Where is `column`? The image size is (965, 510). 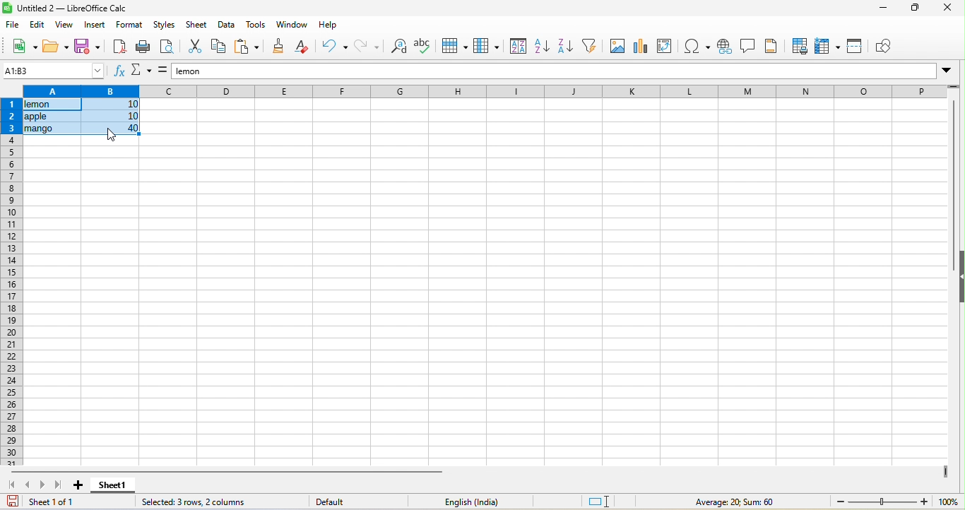
column is located at coordinates (487, 47).